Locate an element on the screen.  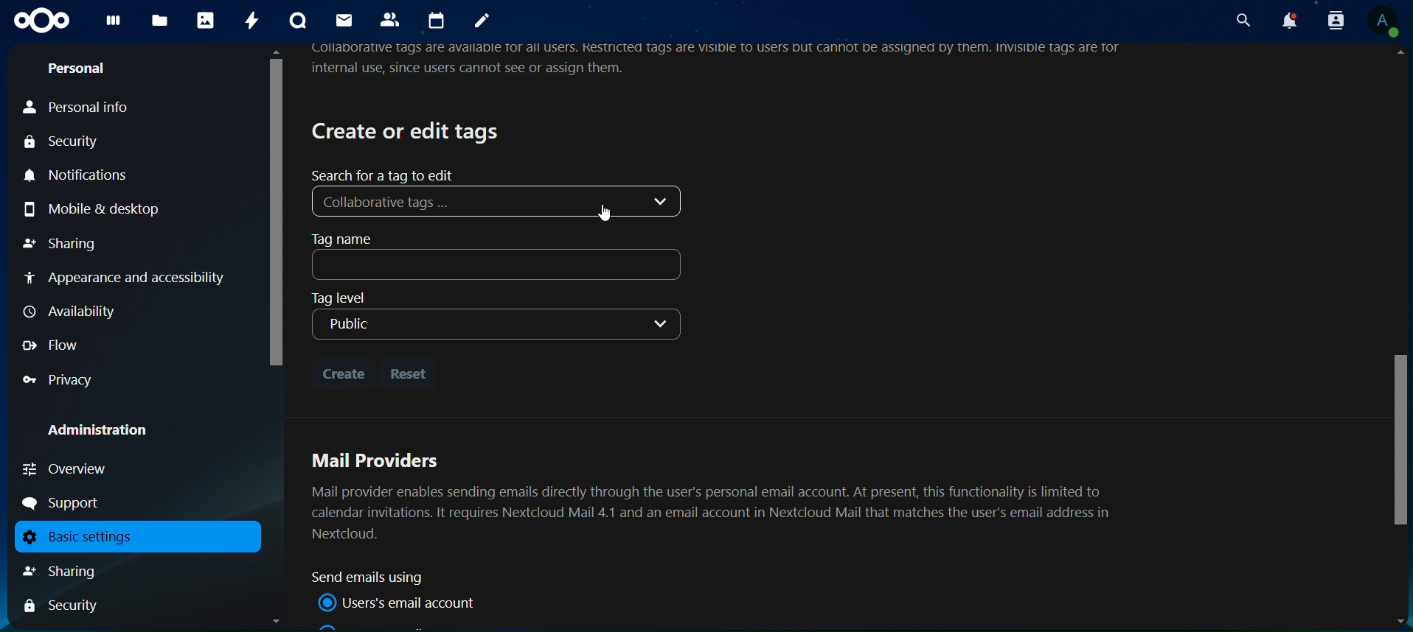
Ollaborative tags are available Tor all USErs. Restricted tags are VISIDIE TO USErs but cannot be assignea by them. InvisiDI€ tags are Tornternal use, since users cannot see or assign them. is located at coordinates (723, 61).